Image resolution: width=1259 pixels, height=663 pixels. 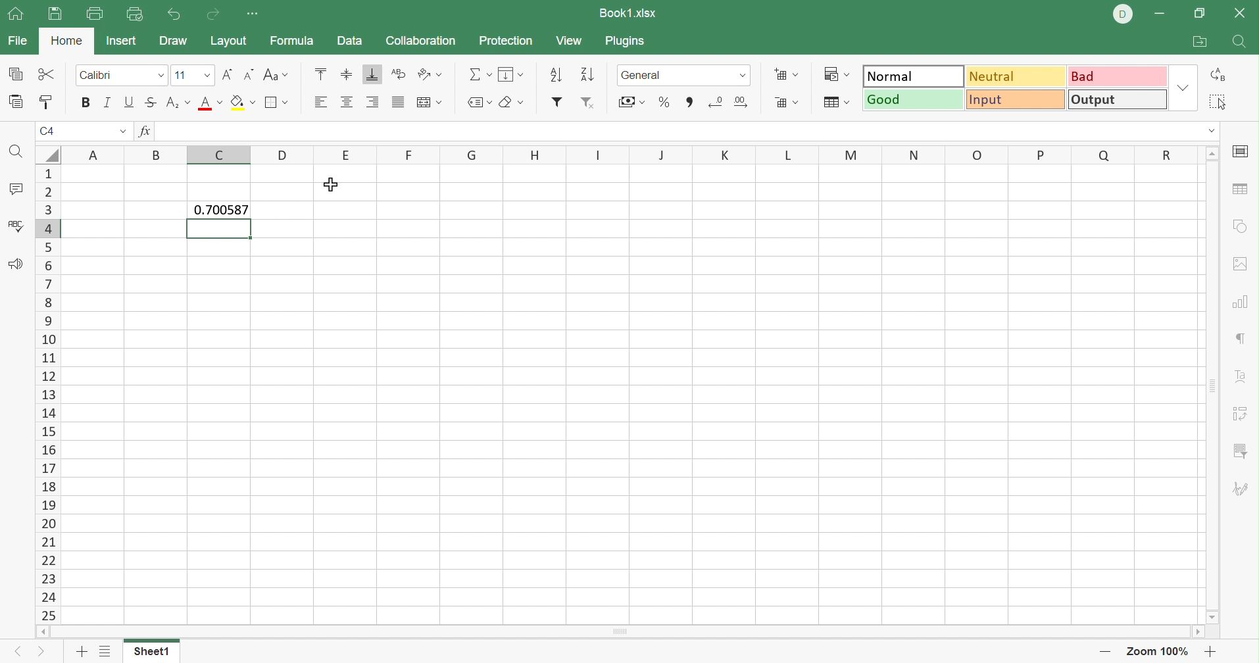 I want to click on Decrement font size, so click(x=247, y=75).